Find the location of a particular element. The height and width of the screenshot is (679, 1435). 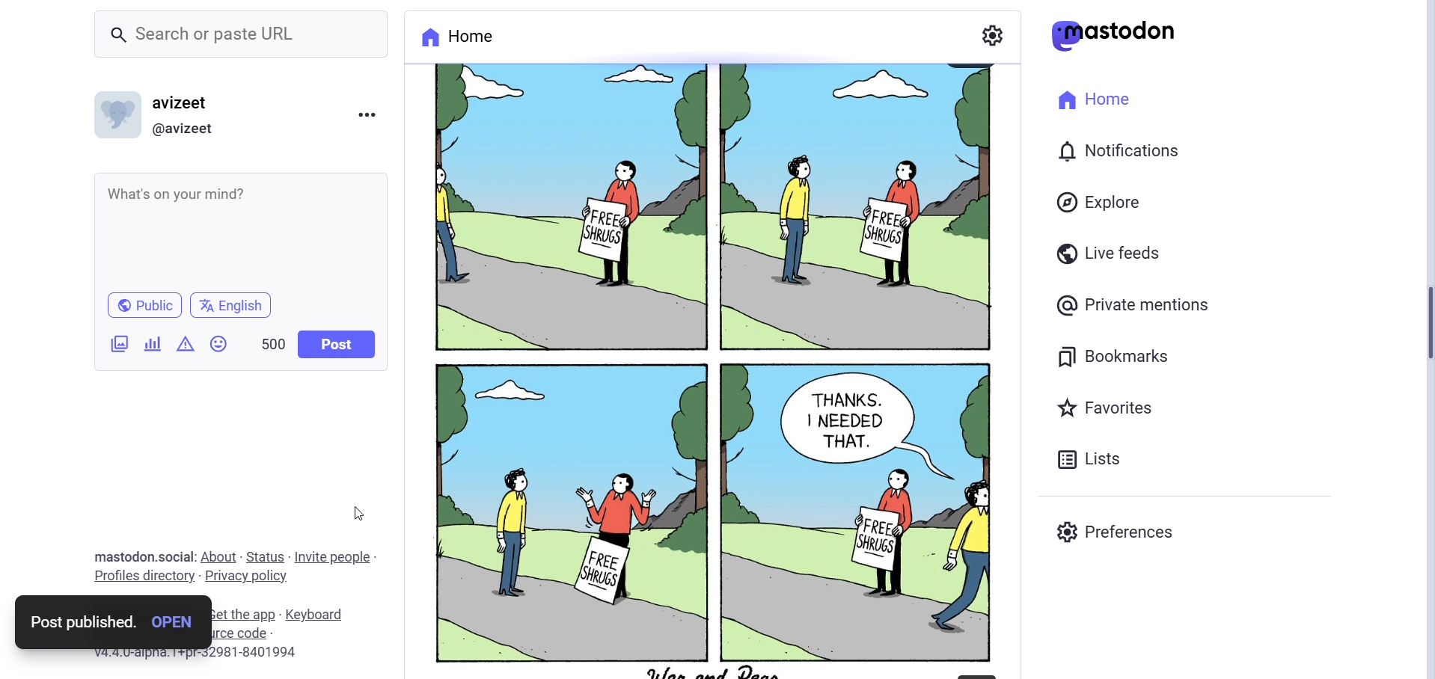

private Mentions is located at coordinates (1133, 307).